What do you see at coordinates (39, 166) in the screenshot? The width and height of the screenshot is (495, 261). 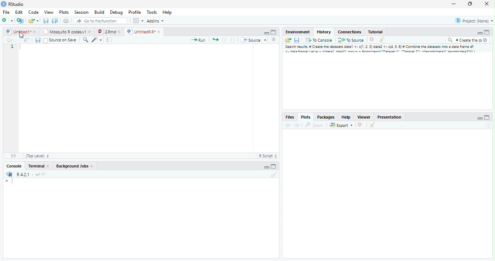 I see `Terminal` at bounding box center [39, 166].